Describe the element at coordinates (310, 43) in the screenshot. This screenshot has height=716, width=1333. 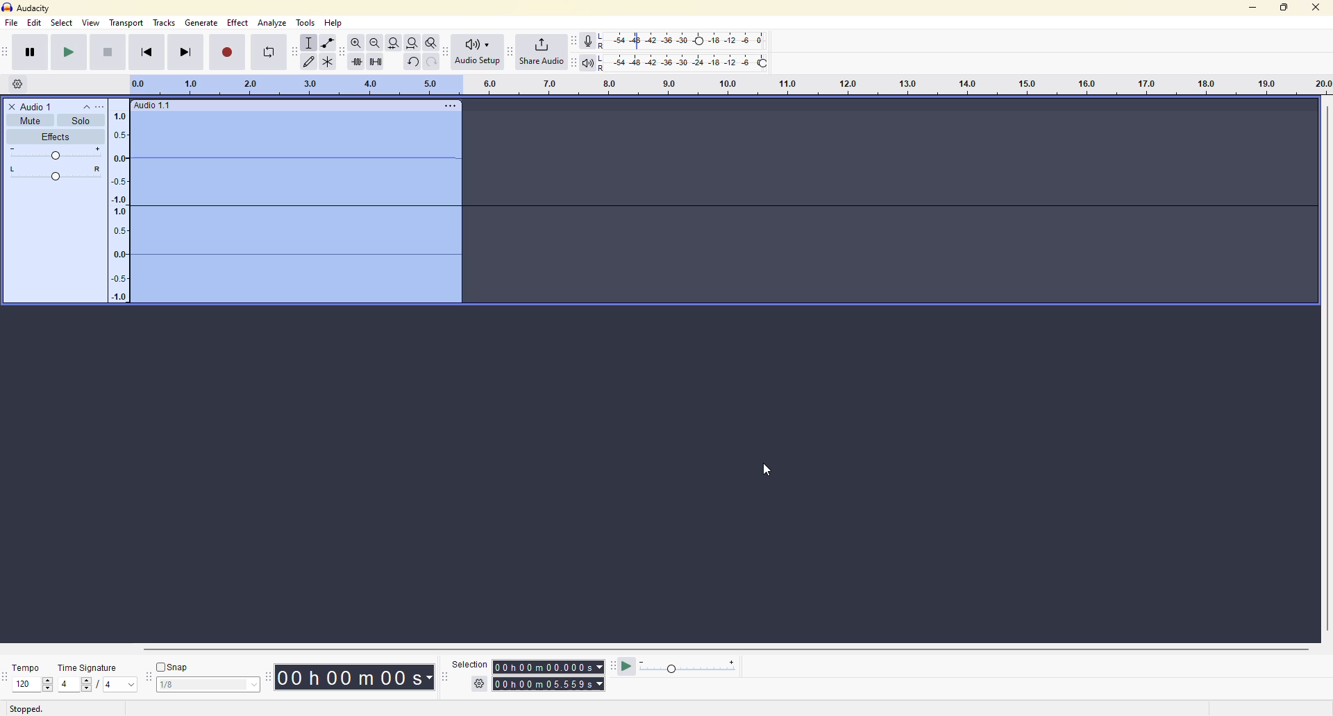
I see `selection tool` at that location.